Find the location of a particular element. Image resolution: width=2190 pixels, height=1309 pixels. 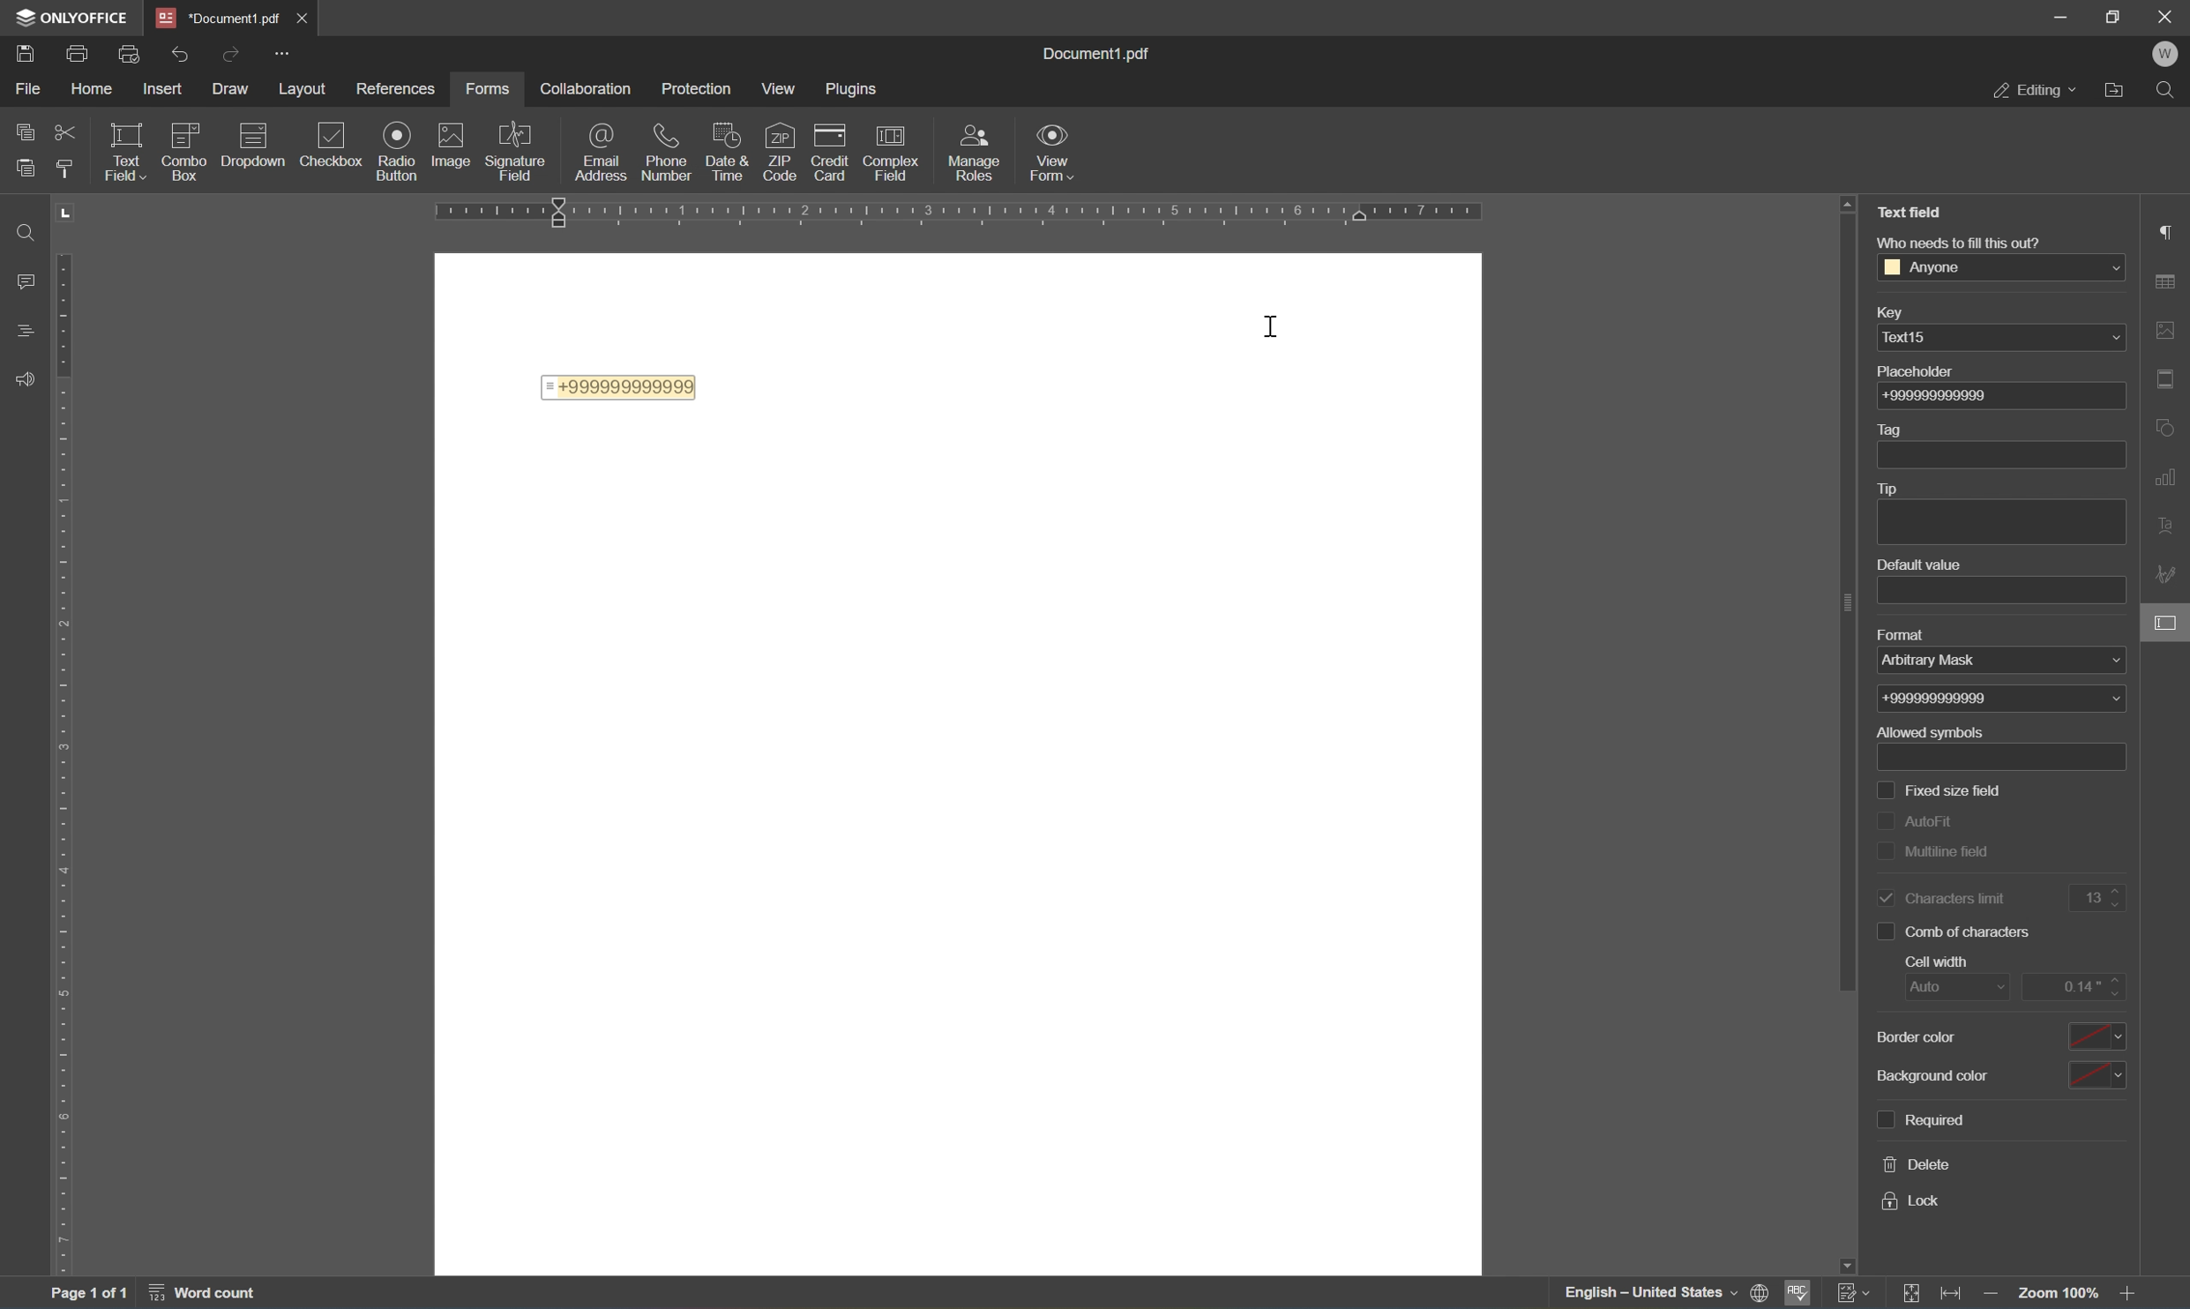

scroll down is located at coordinates (2138, 1272).